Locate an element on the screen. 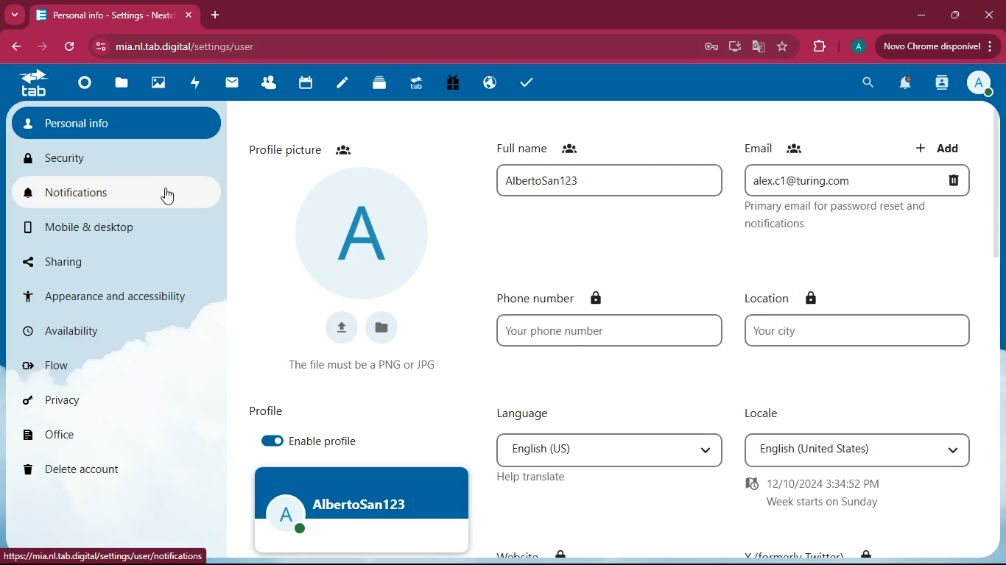  files is located at coordinates (121, 85).